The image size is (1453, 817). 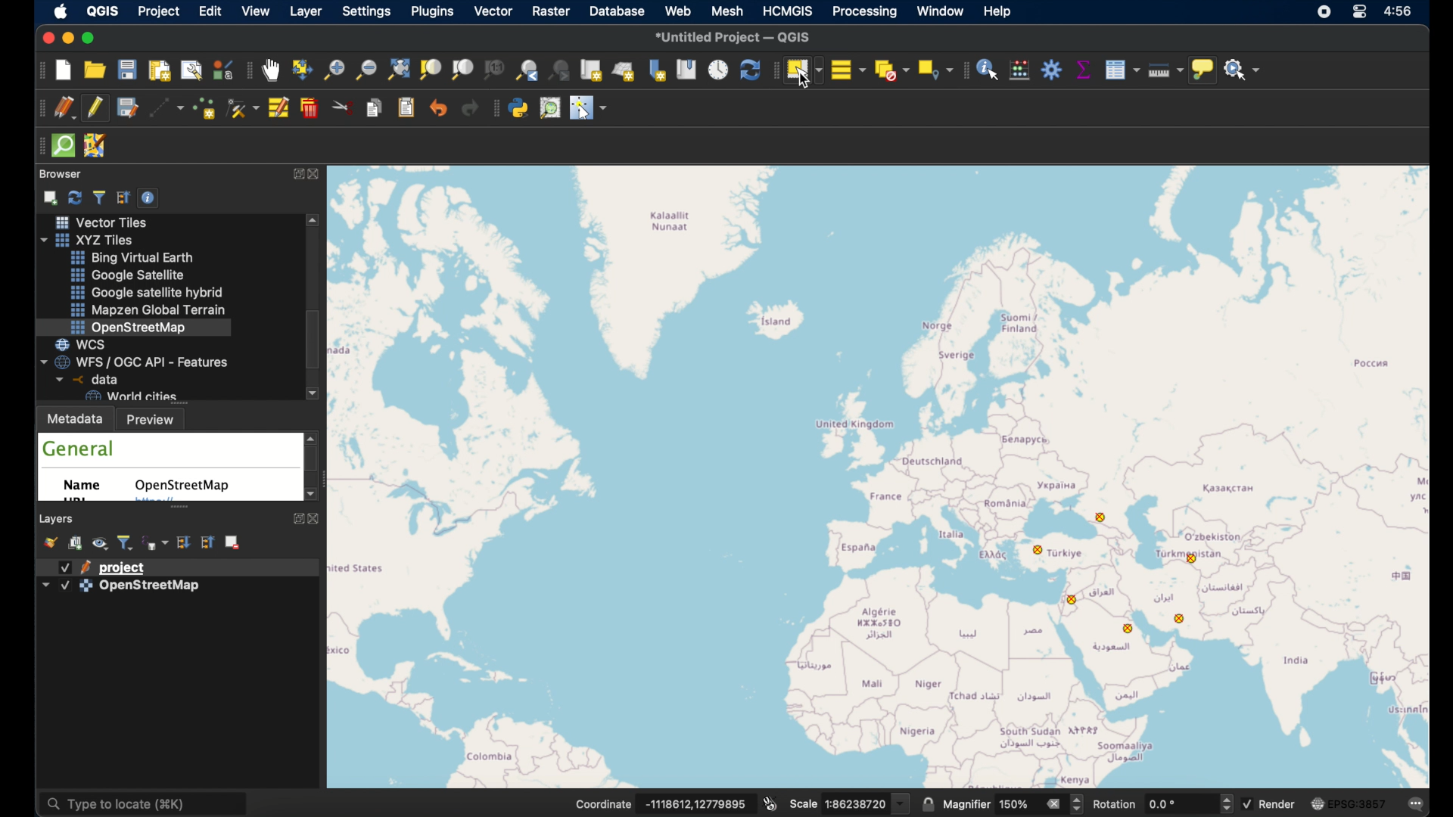 What do you see at coordinates (344, 107) in the screenshot?
I see `cut features` at bounding box center [344, 107].